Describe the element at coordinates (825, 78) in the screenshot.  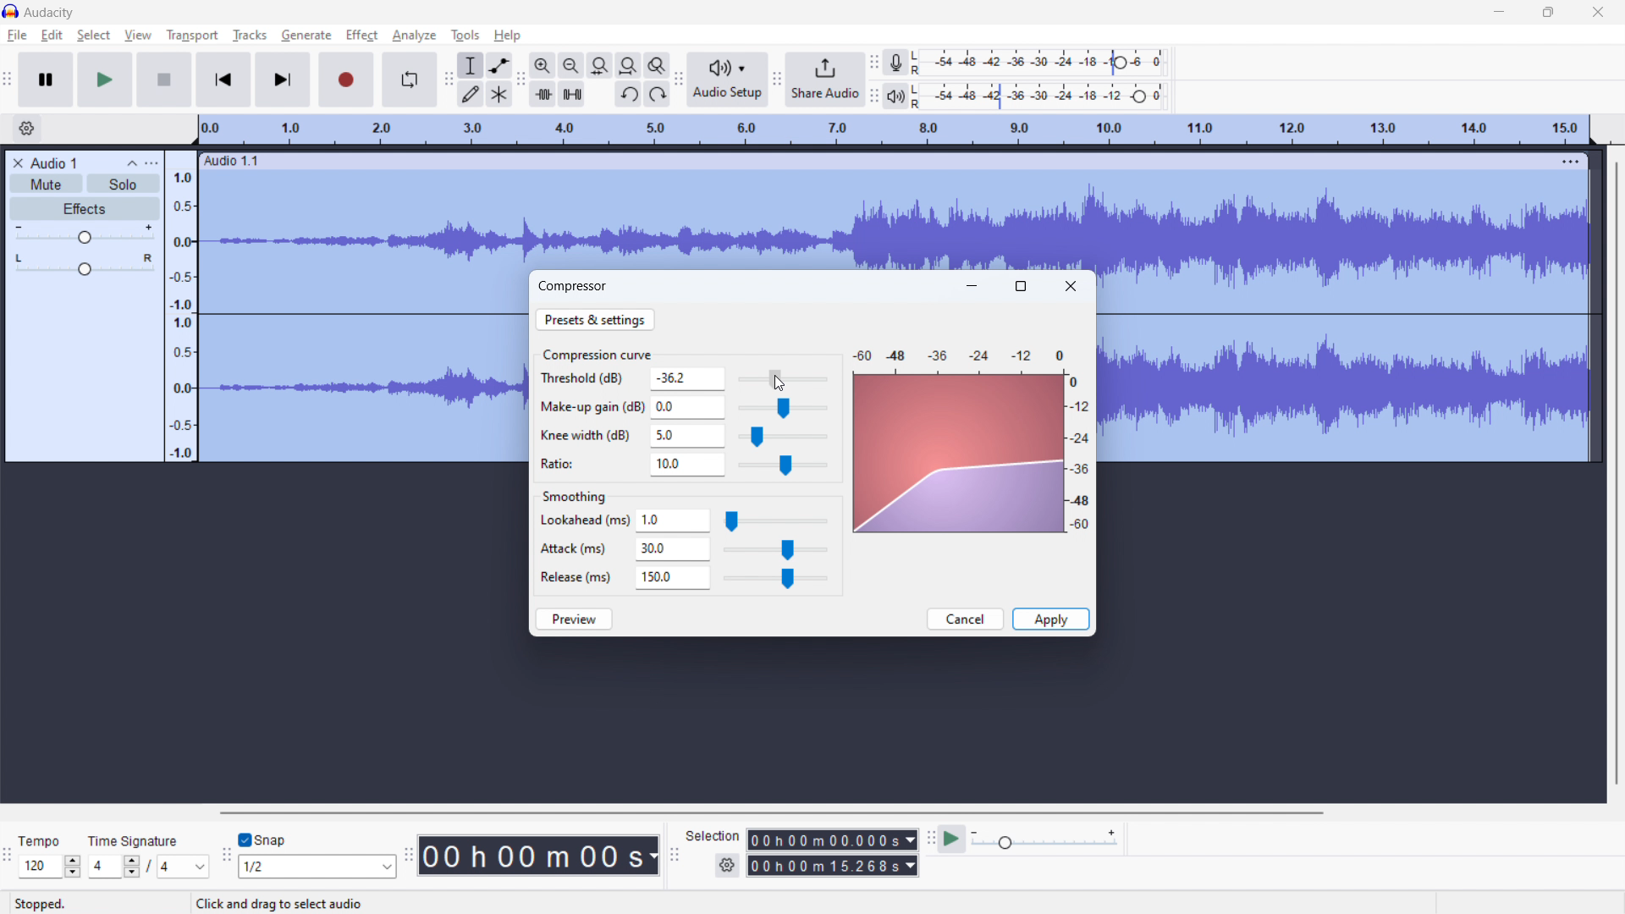
I see `share audio` at that location.